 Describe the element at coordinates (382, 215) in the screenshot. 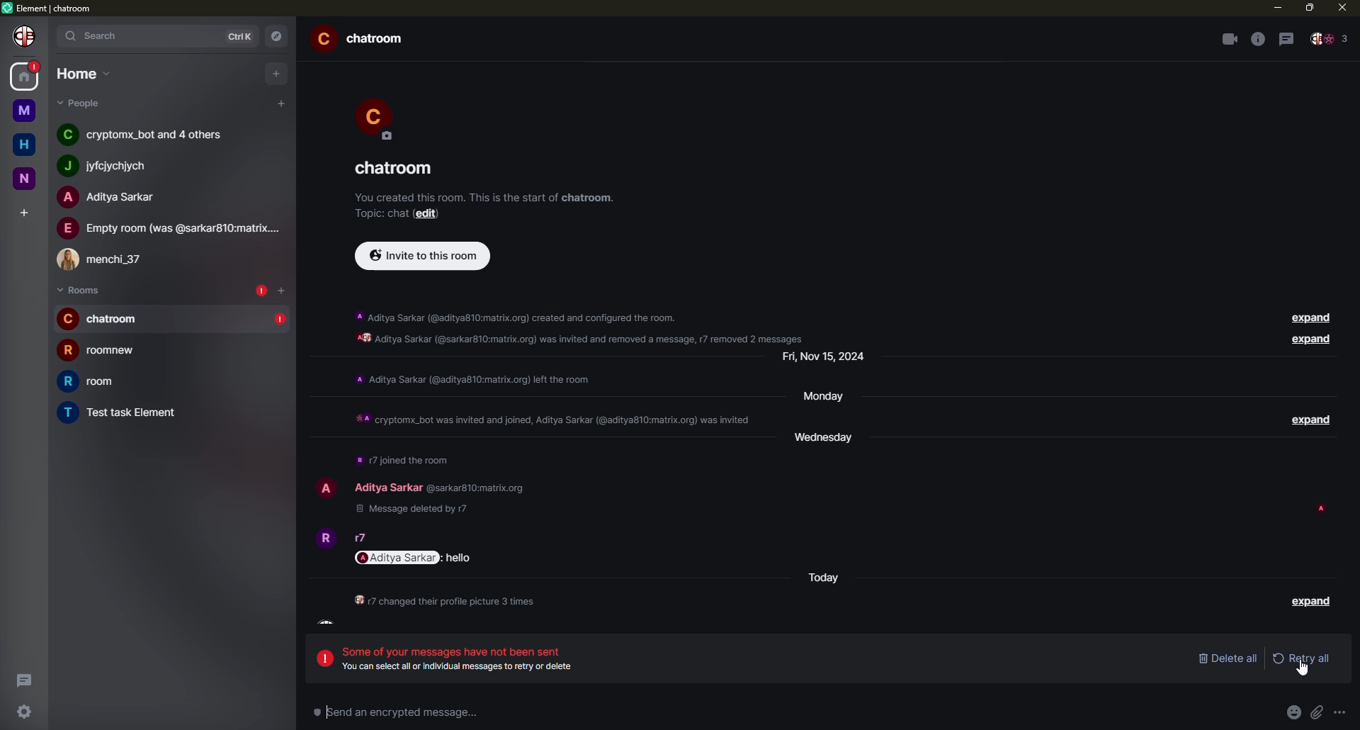

I see `topic` at that location.